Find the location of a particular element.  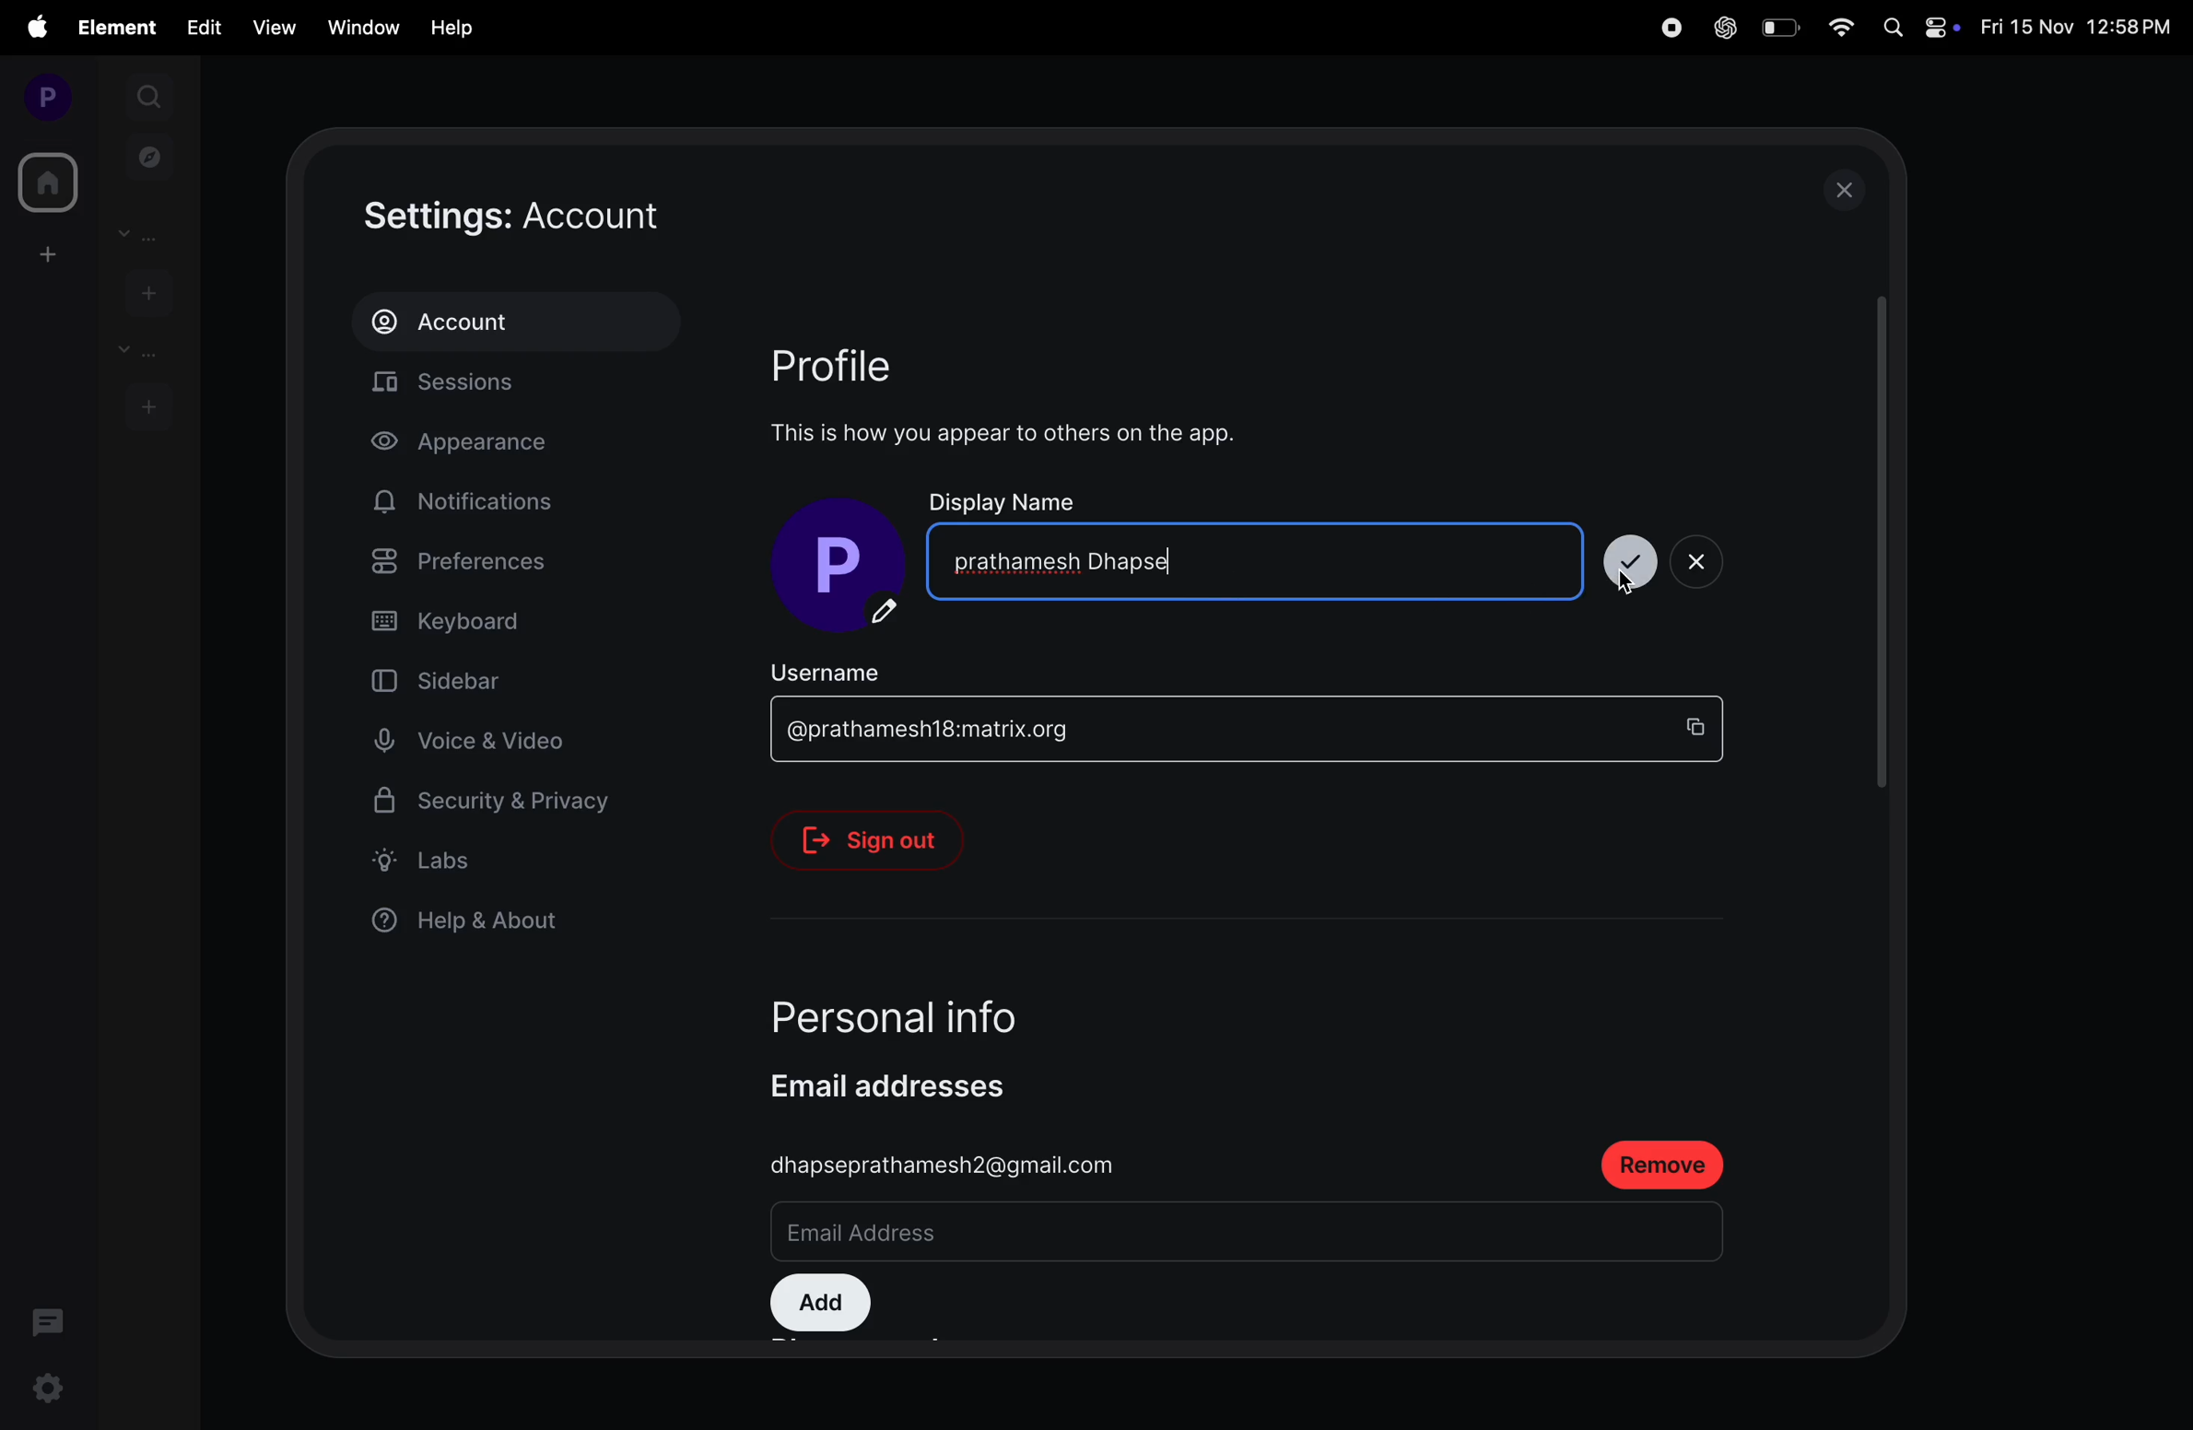

expand is located at coordinates (98, 97).